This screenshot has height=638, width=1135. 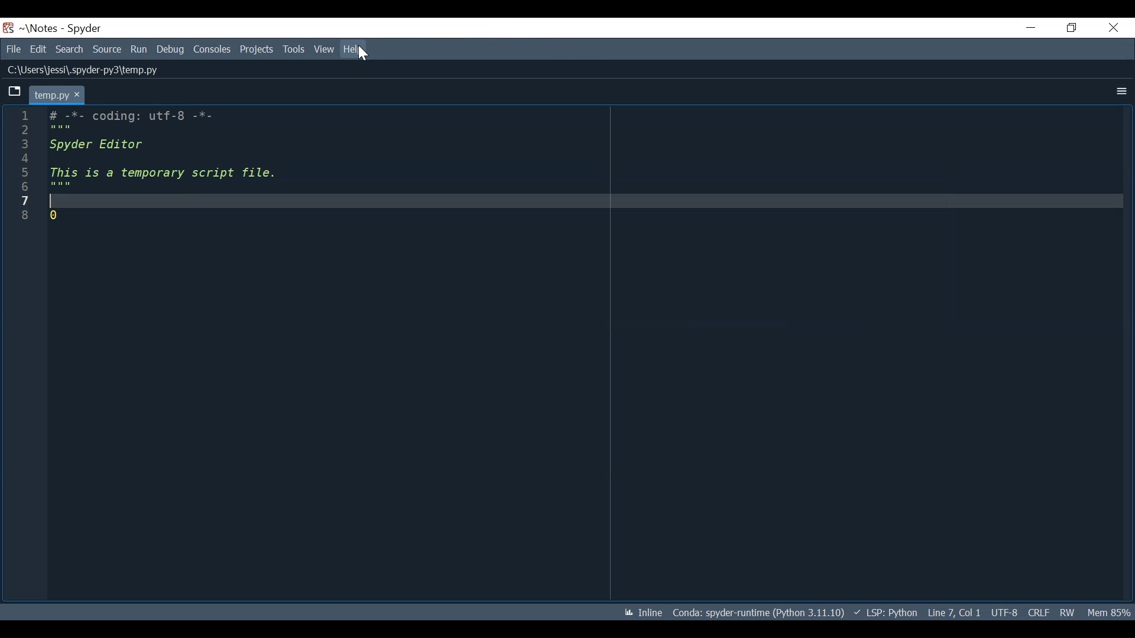 I want to click on LSP: Python, so click(x=886, y=613).